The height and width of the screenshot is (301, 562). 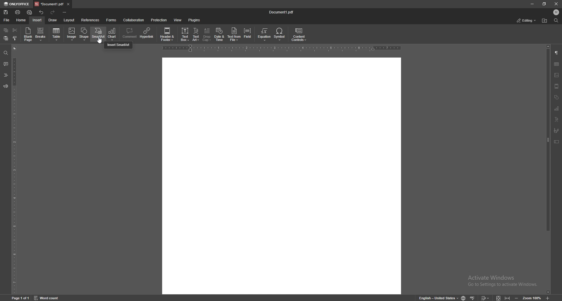 What do you see at coordinates (207, 34) in the screenshot?
I see `drop cap` at bounding box center [207, 34].